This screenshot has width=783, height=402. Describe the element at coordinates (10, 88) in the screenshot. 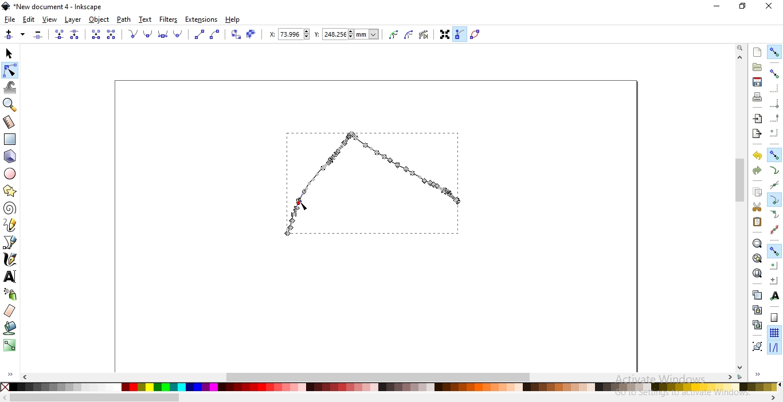

I see `tweak objects by sculpting or painting ` at that location.